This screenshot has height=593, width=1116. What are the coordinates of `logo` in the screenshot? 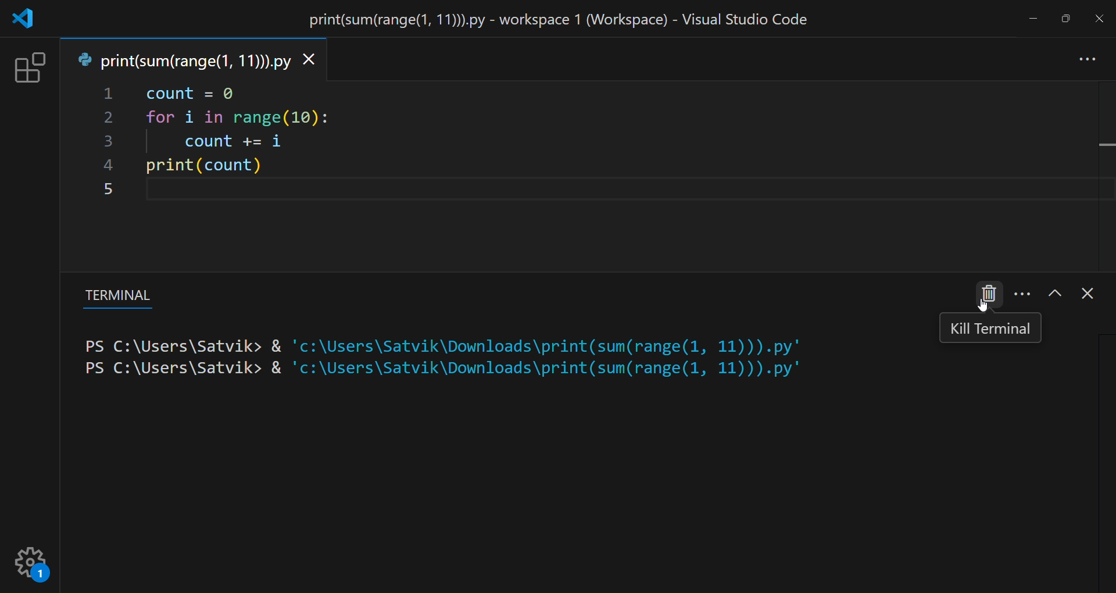 It's located at (24, 19).